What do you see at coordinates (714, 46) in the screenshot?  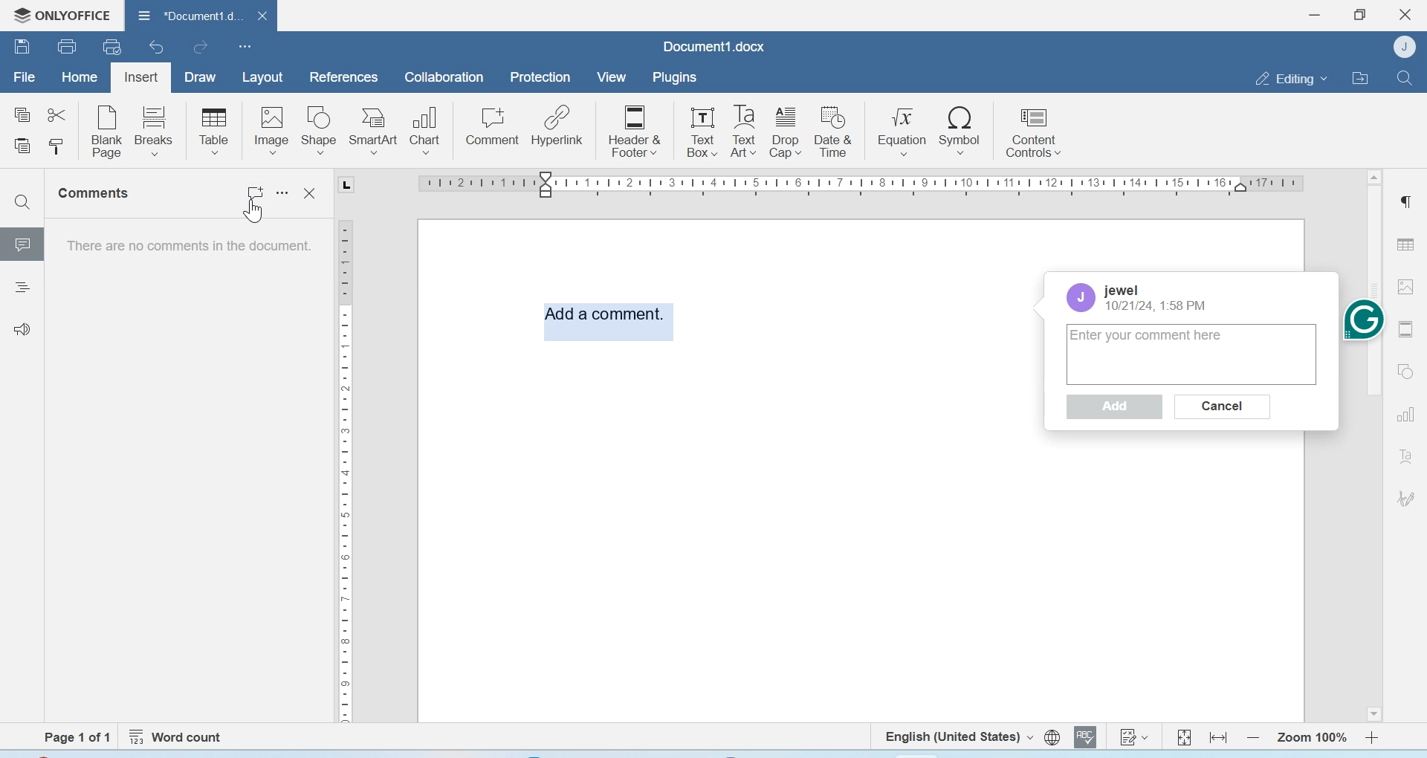 I see `Document1.docx` at bounding box center [714, 46].